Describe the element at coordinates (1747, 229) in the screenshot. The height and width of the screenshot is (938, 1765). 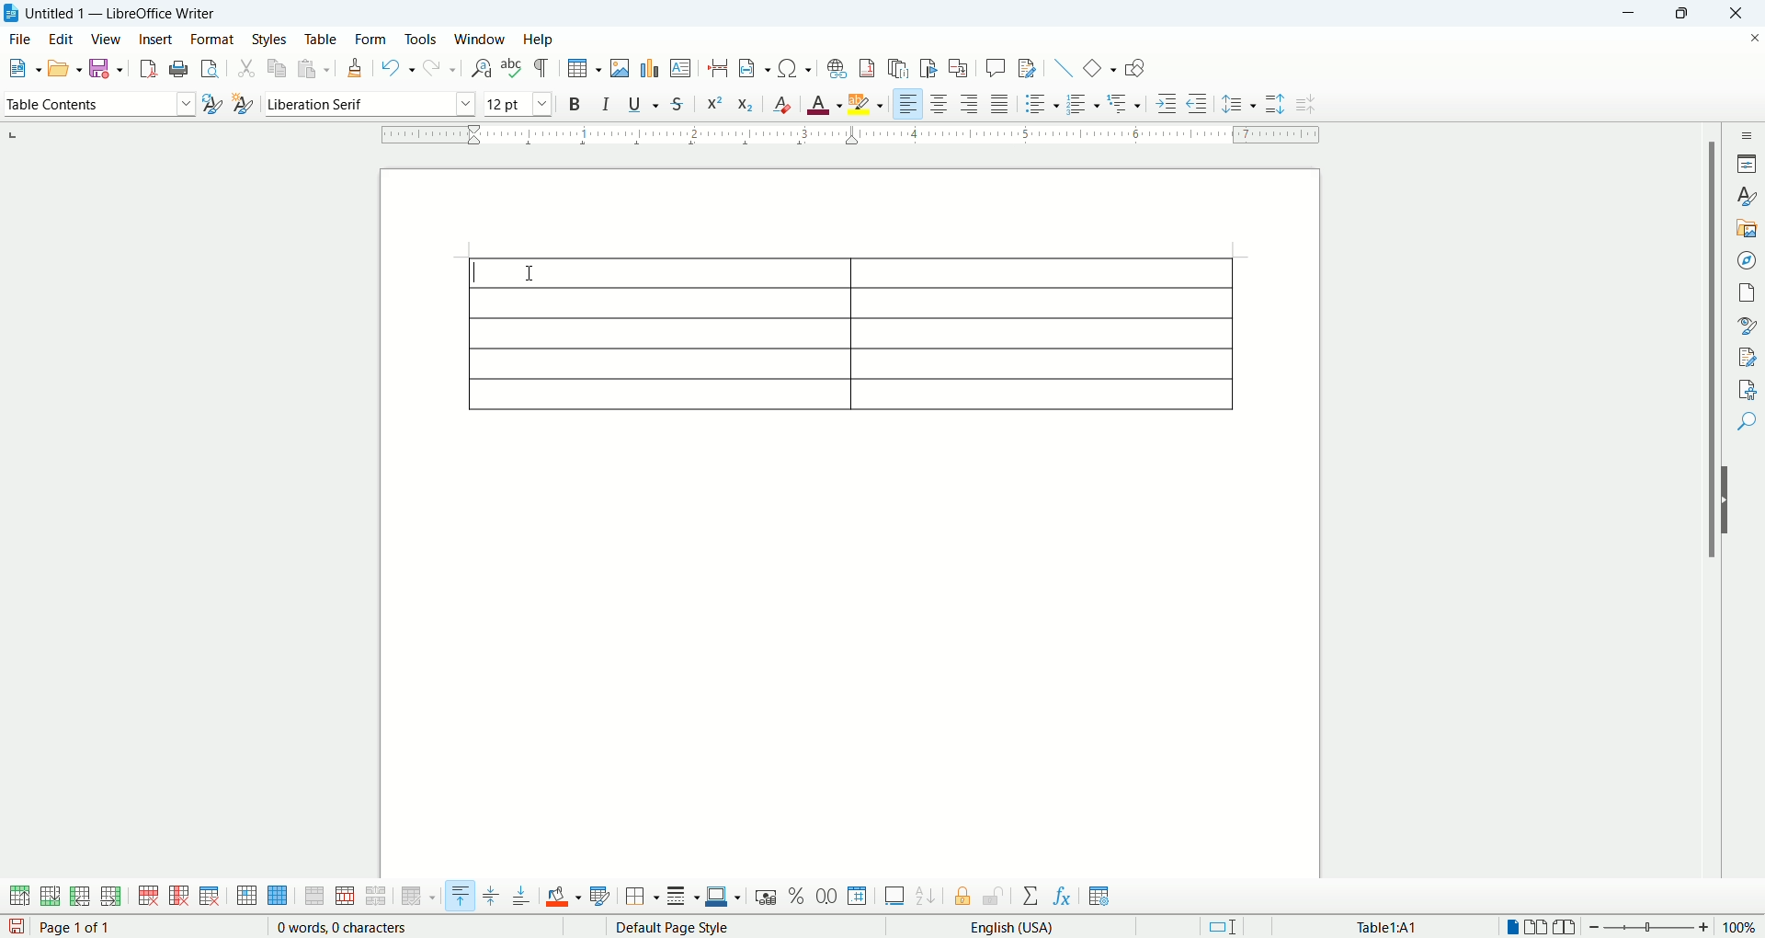
I see `gallery` at that location.